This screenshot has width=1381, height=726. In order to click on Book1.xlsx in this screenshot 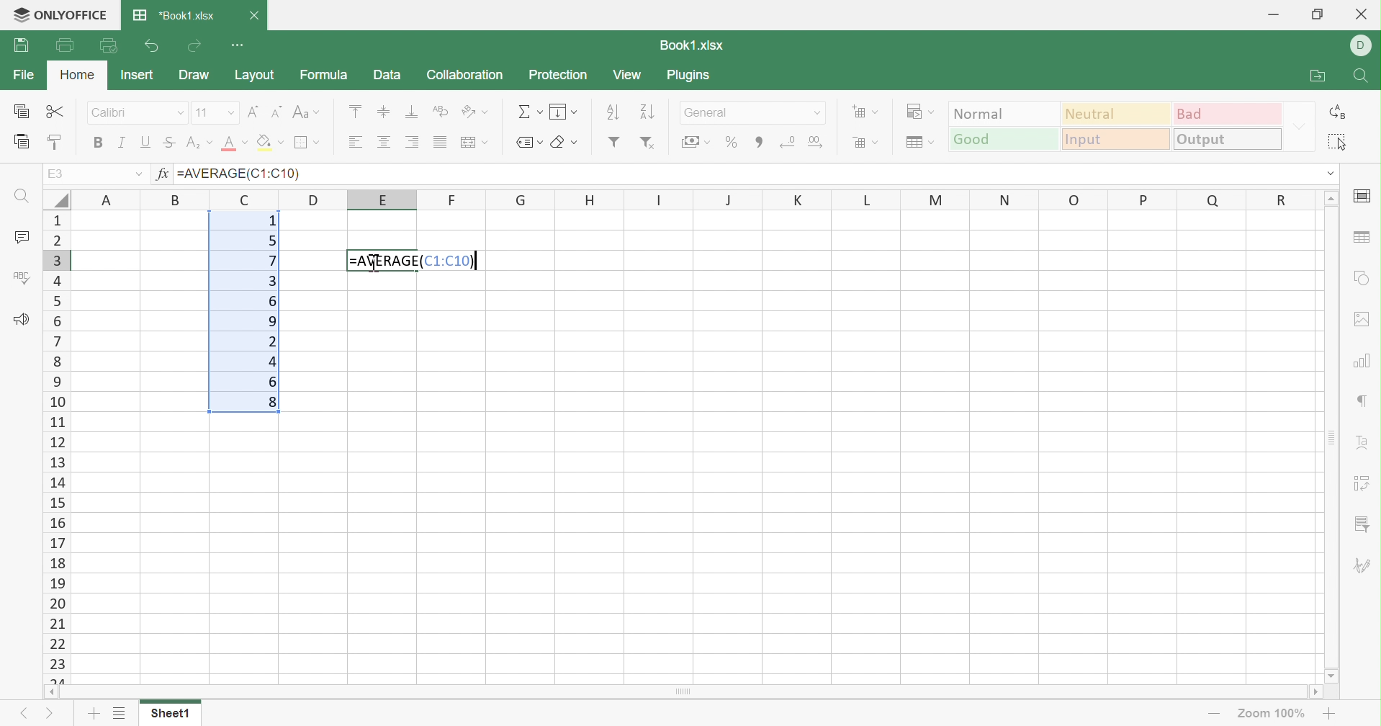, I will do `click(693, 43)`.